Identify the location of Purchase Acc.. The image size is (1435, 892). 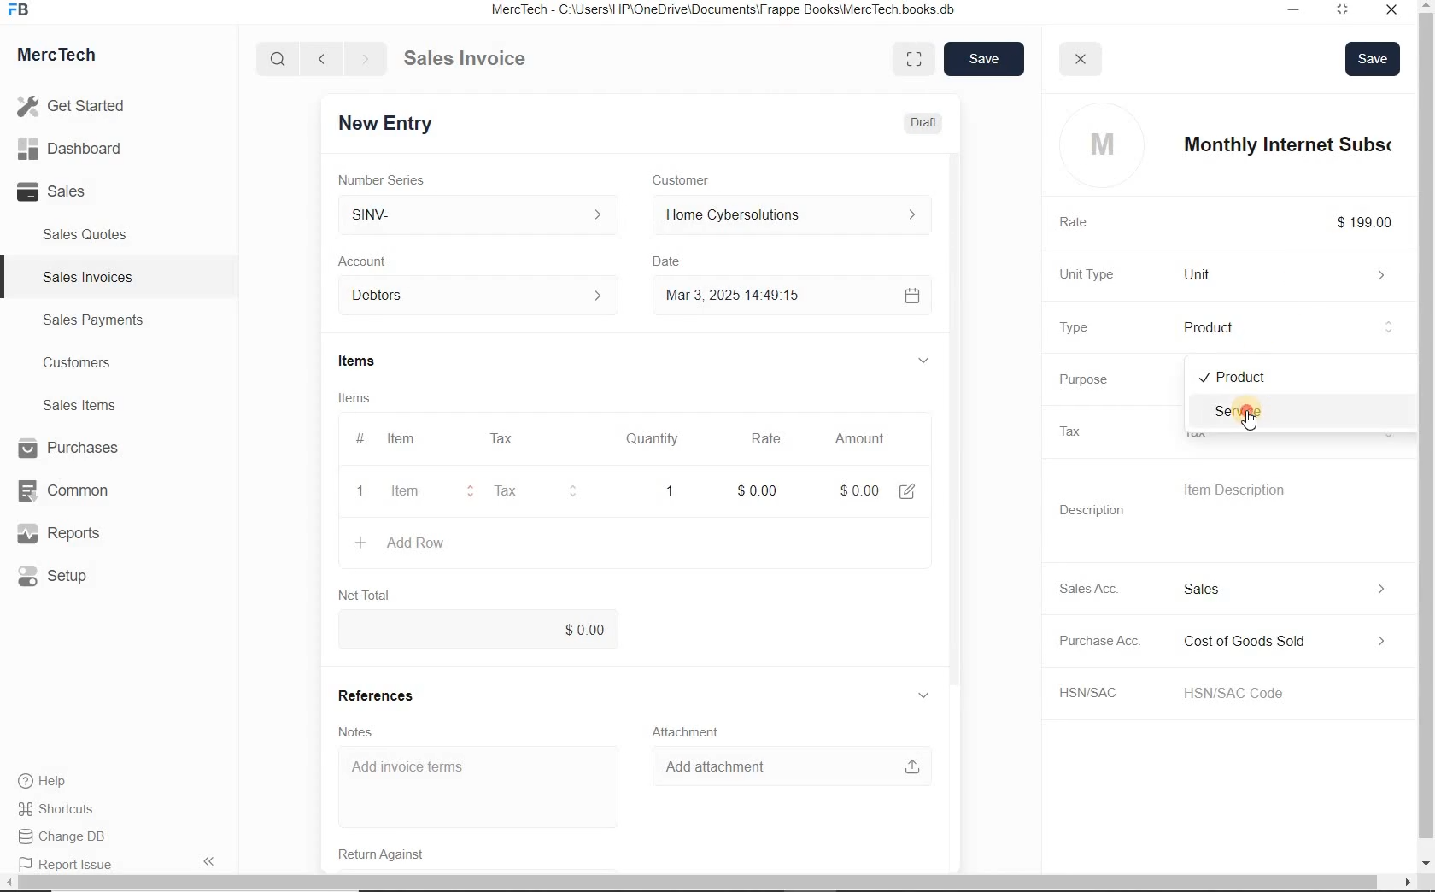
(1110, 643).